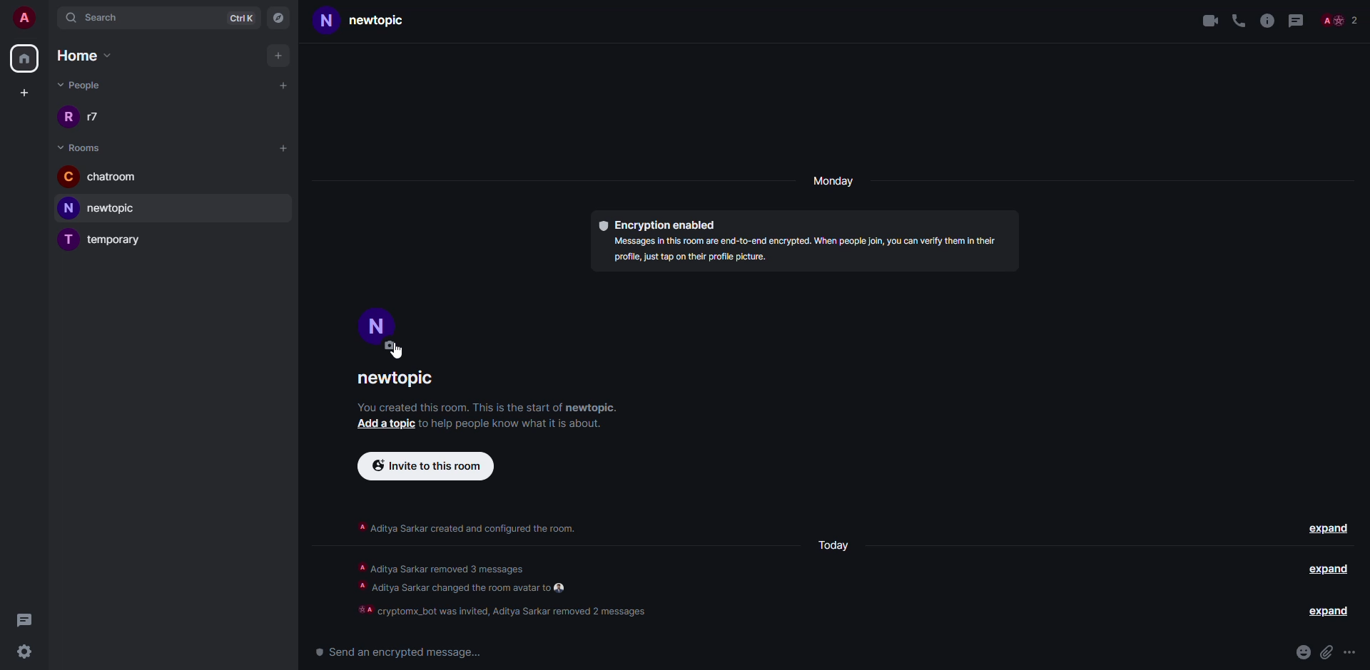 This screenshot has width=1370, height=670. Describe the element at coordinates (833, 181) in the screenshot. I see `Monday` at that location.